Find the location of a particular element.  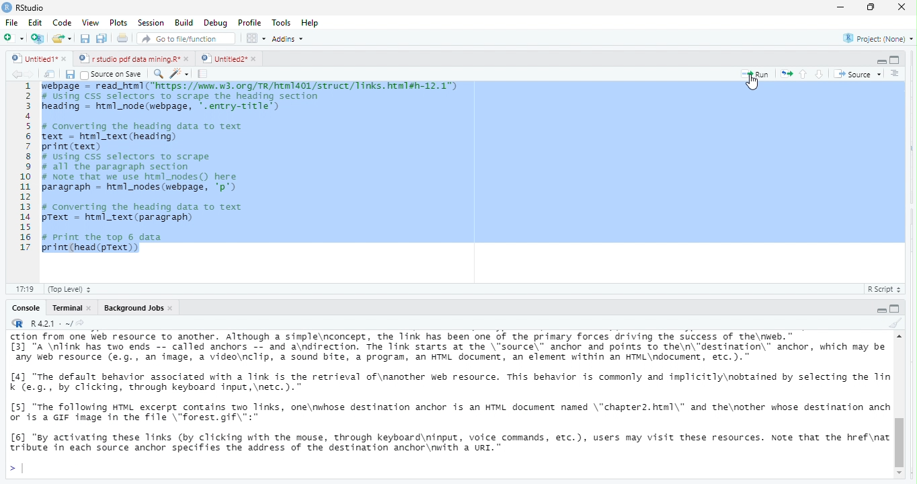

rs studio logo is located at coordinates (19, 323).